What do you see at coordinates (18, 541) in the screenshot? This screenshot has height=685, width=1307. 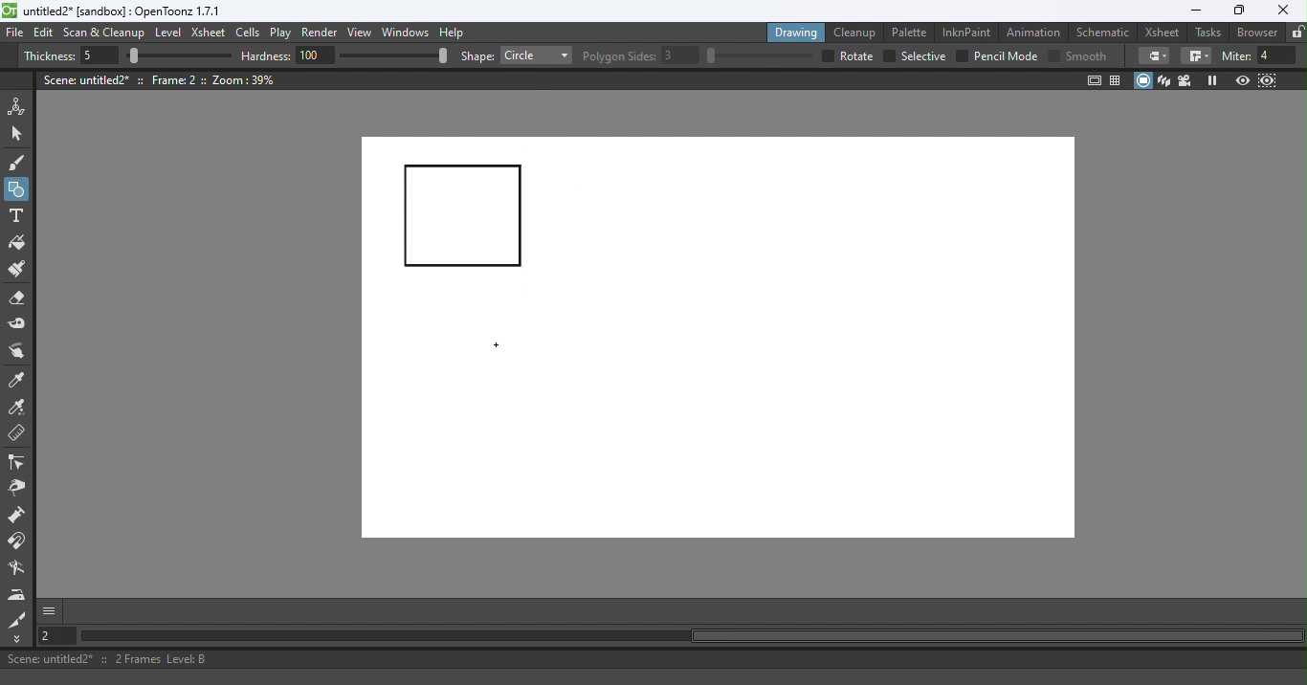 I see `Magnet tool` at bounding box center [18, 541].